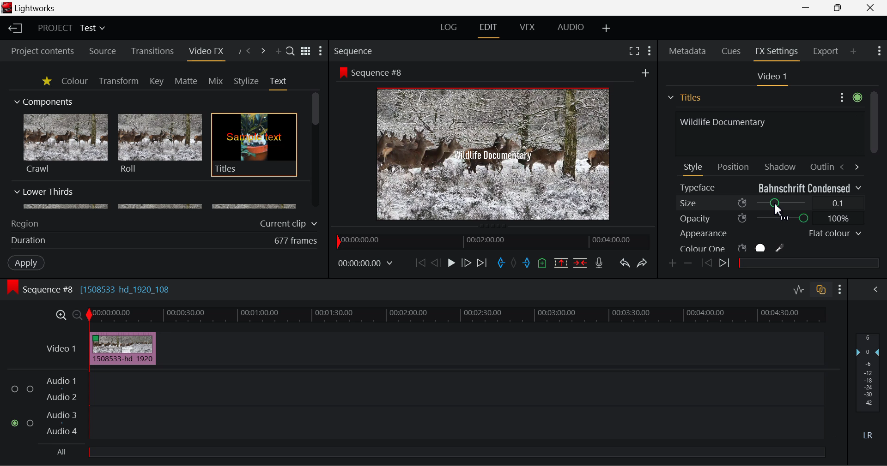 This screenshot has height=466, width=887. What do you see at coordinates (296, 241) in the screenshot?
I see `677 frames` at bounding box center [296, 241].